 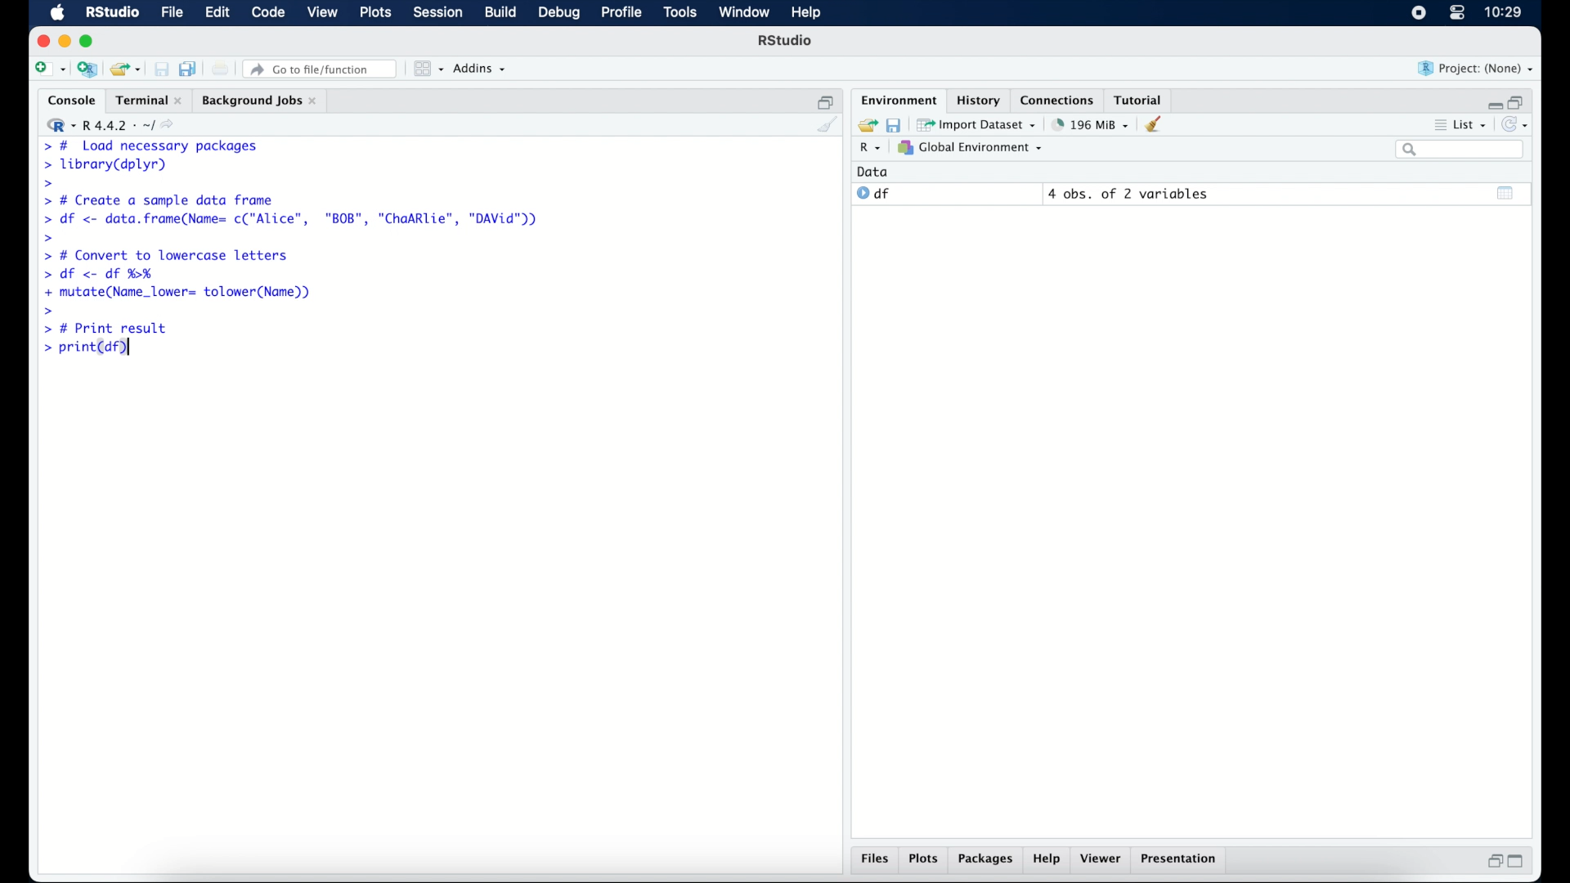 I want to click on R Studio, so click(x=787, y=43).